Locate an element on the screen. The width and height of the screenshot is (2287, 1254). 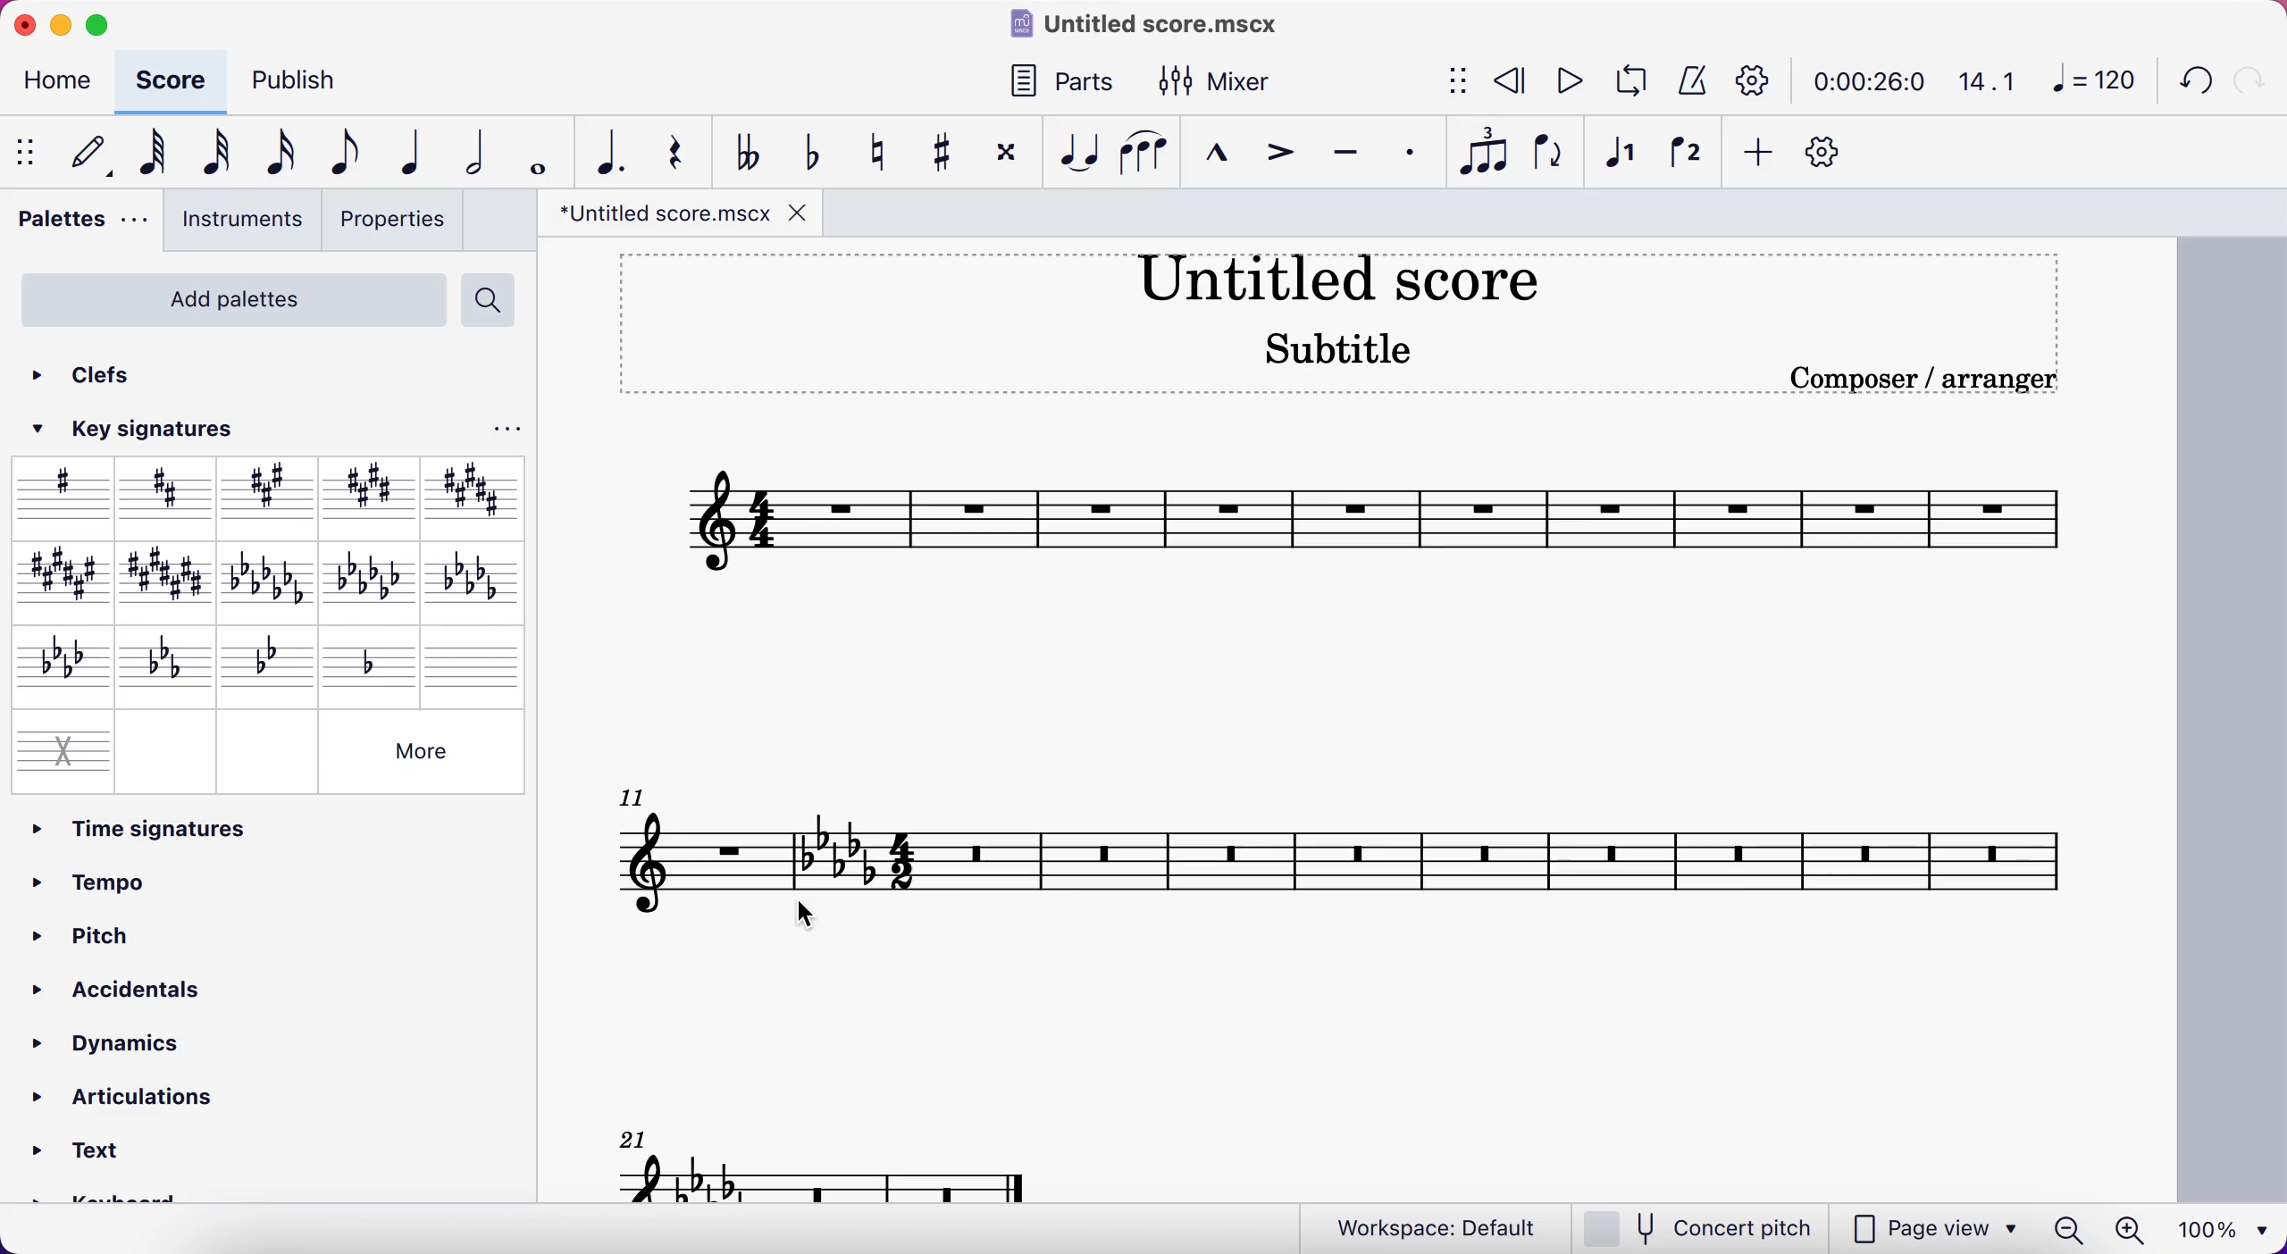
customize toolbar is located at coordinates (1837, 151).